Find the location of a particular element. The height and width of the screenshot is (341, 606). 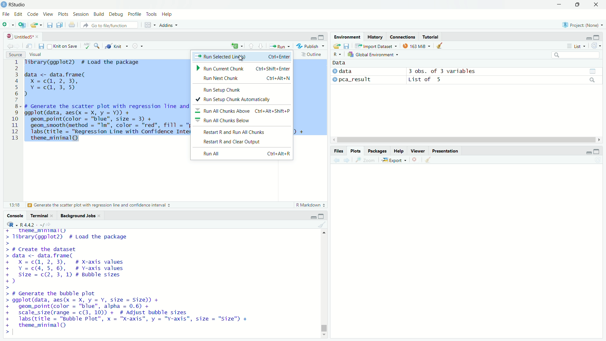

Load workspace is located at coordinates (336, 45).